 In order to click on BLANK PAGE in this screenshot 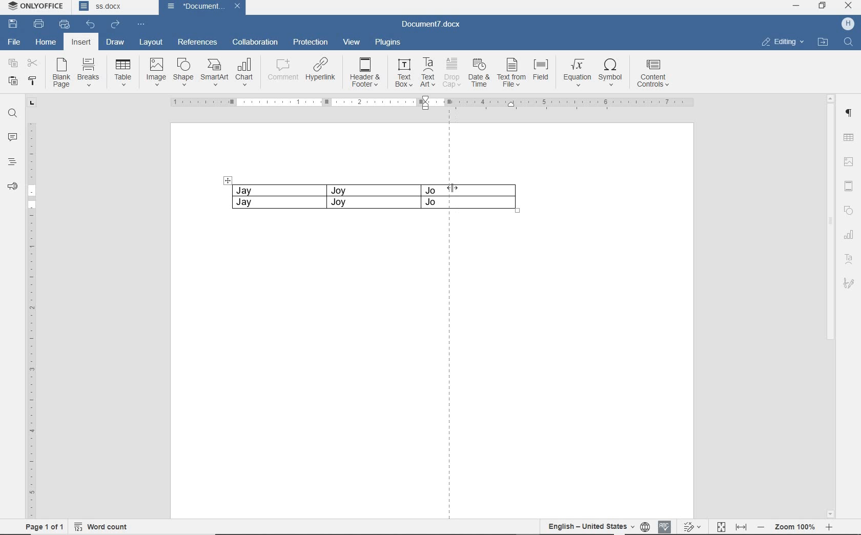, I will do `click(60, 74)`.